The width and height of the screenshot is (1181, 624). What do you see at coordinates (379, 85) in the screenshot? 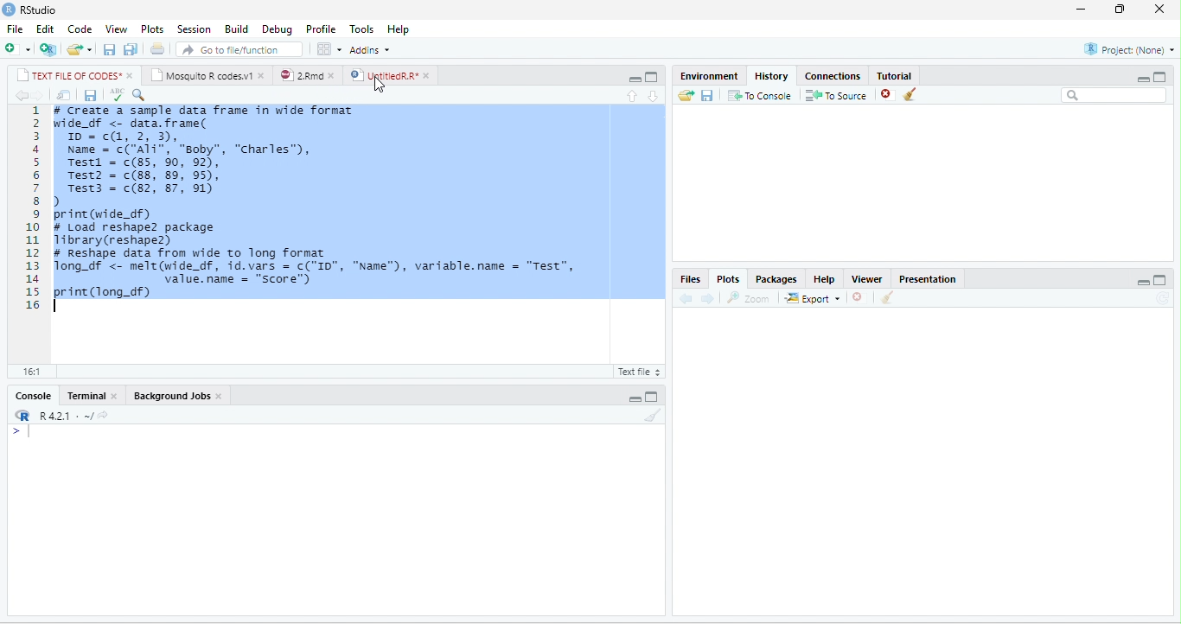
I see `cursor` at bounding box center [379, 85].